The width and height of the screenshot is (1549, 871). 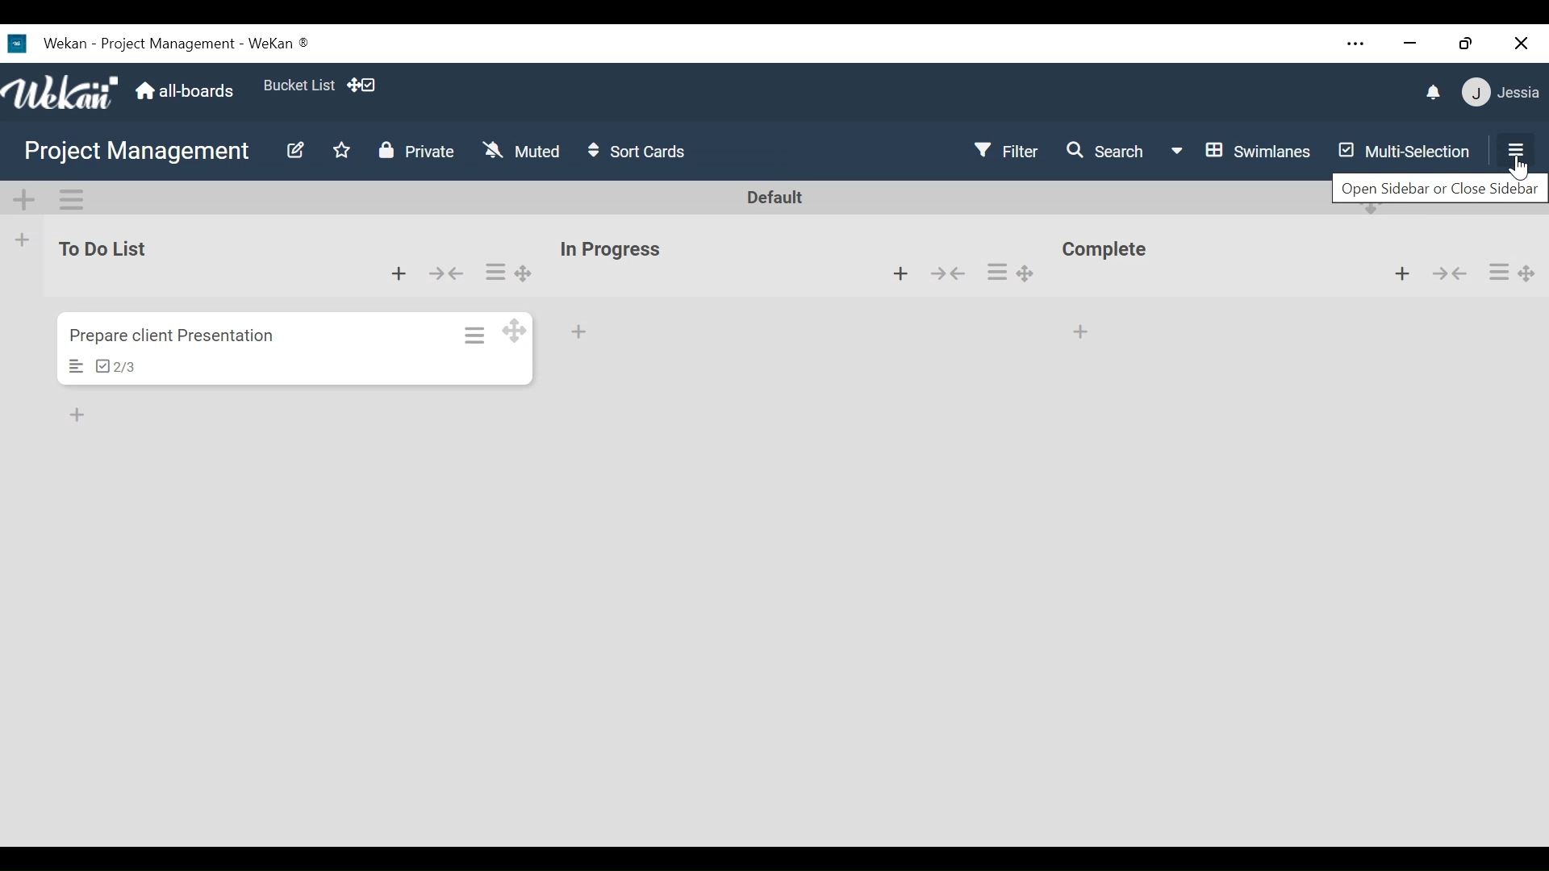 I want to click on Collapse, so click(x=449, y=273).